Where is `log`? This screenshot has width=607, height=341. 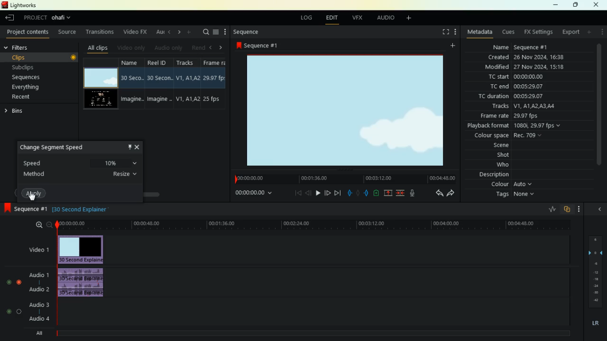
log is located at coordinates (308, 18).